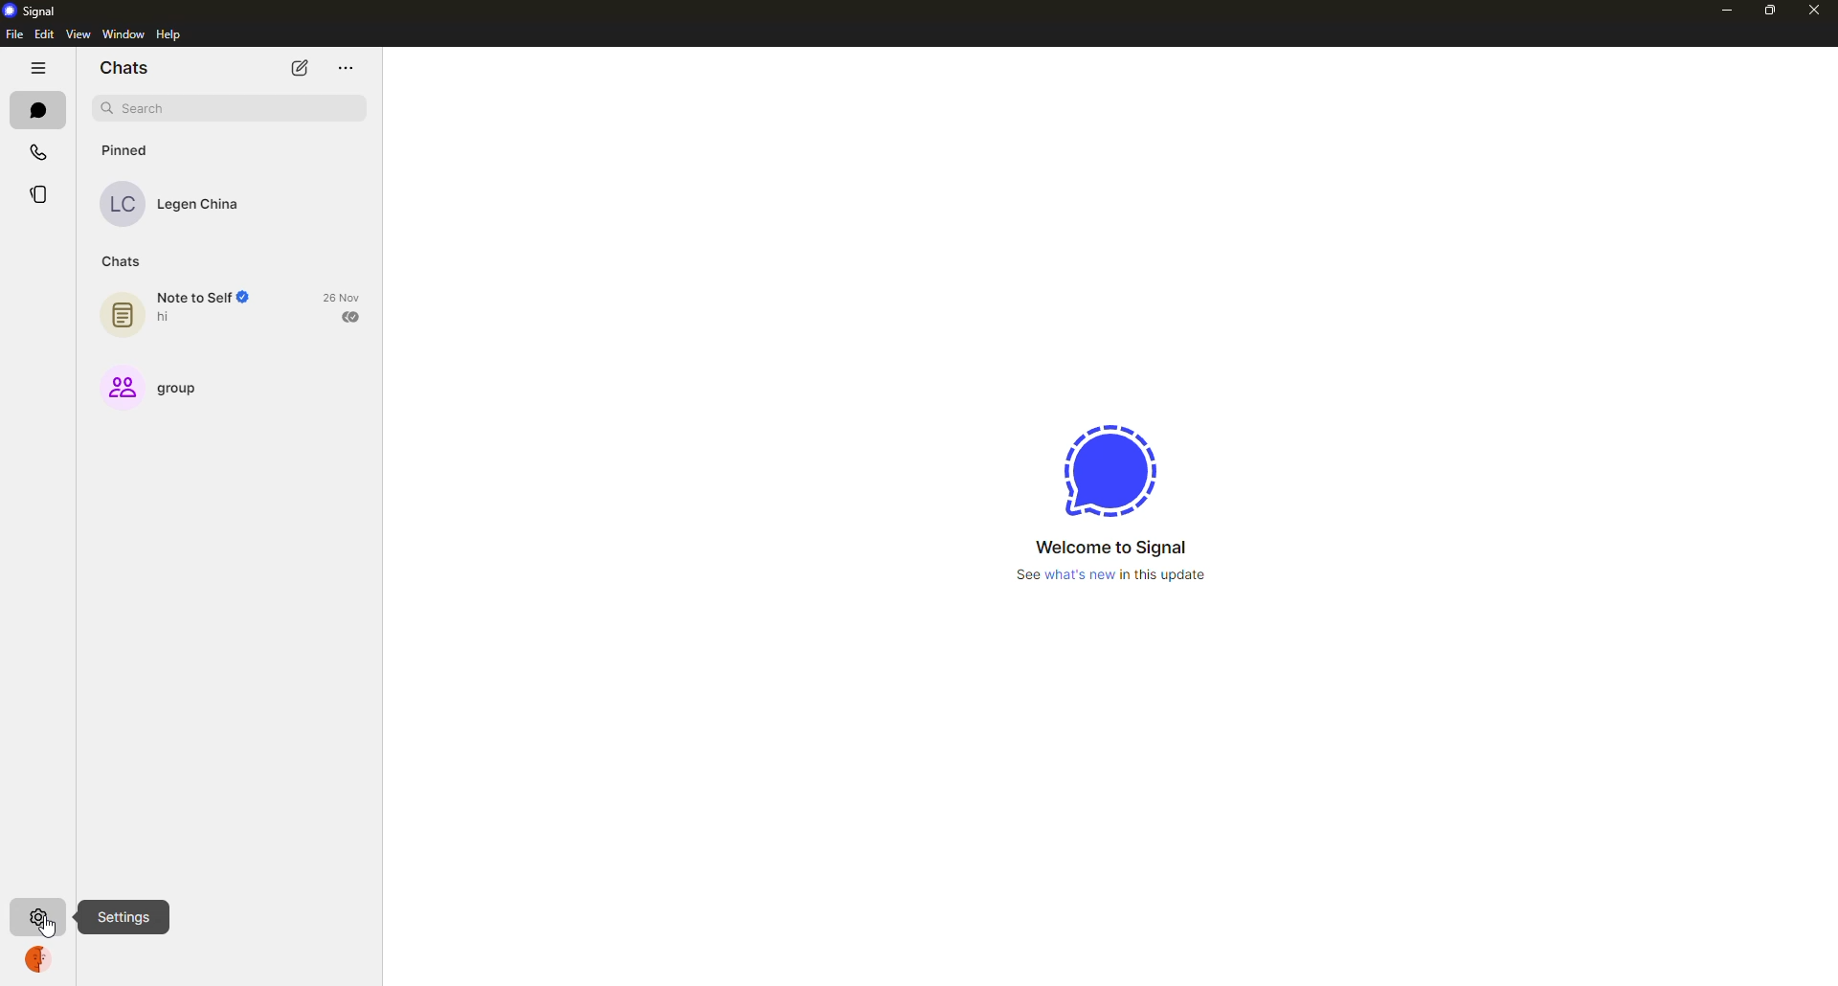 The height and width of the screenshot is (986, 1838). Describe the element at coordinates (1769, 11) in the screenshot. I see `maximize` at that location.